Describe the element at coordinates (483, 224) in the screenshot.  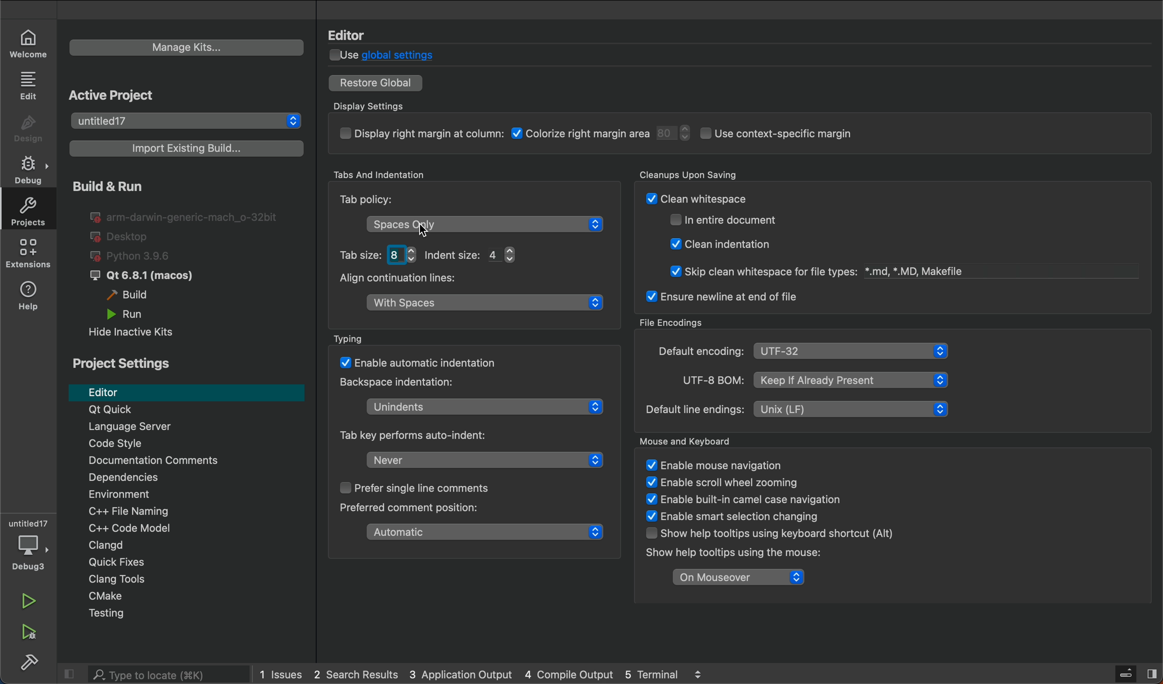
I see `tab policy` at that location.